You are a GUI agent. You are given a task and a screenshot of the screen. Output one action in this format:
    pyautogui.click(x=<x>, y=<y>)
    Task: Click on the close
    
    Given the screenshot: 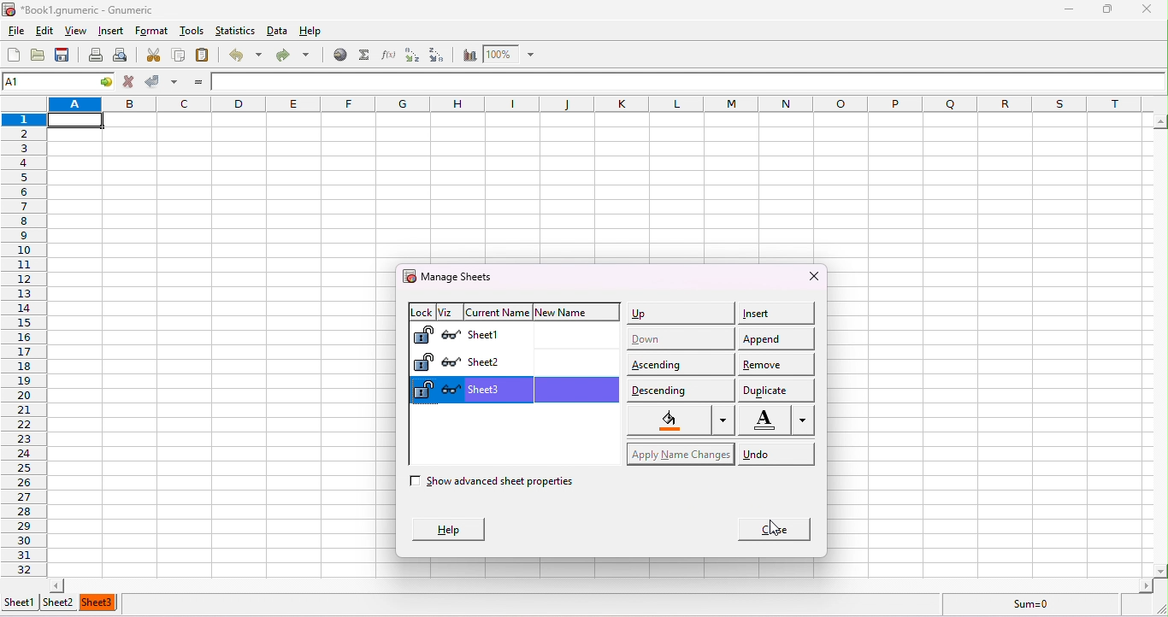 What is the action you would take?
    pyautogui.click(x=799, y=277)
    